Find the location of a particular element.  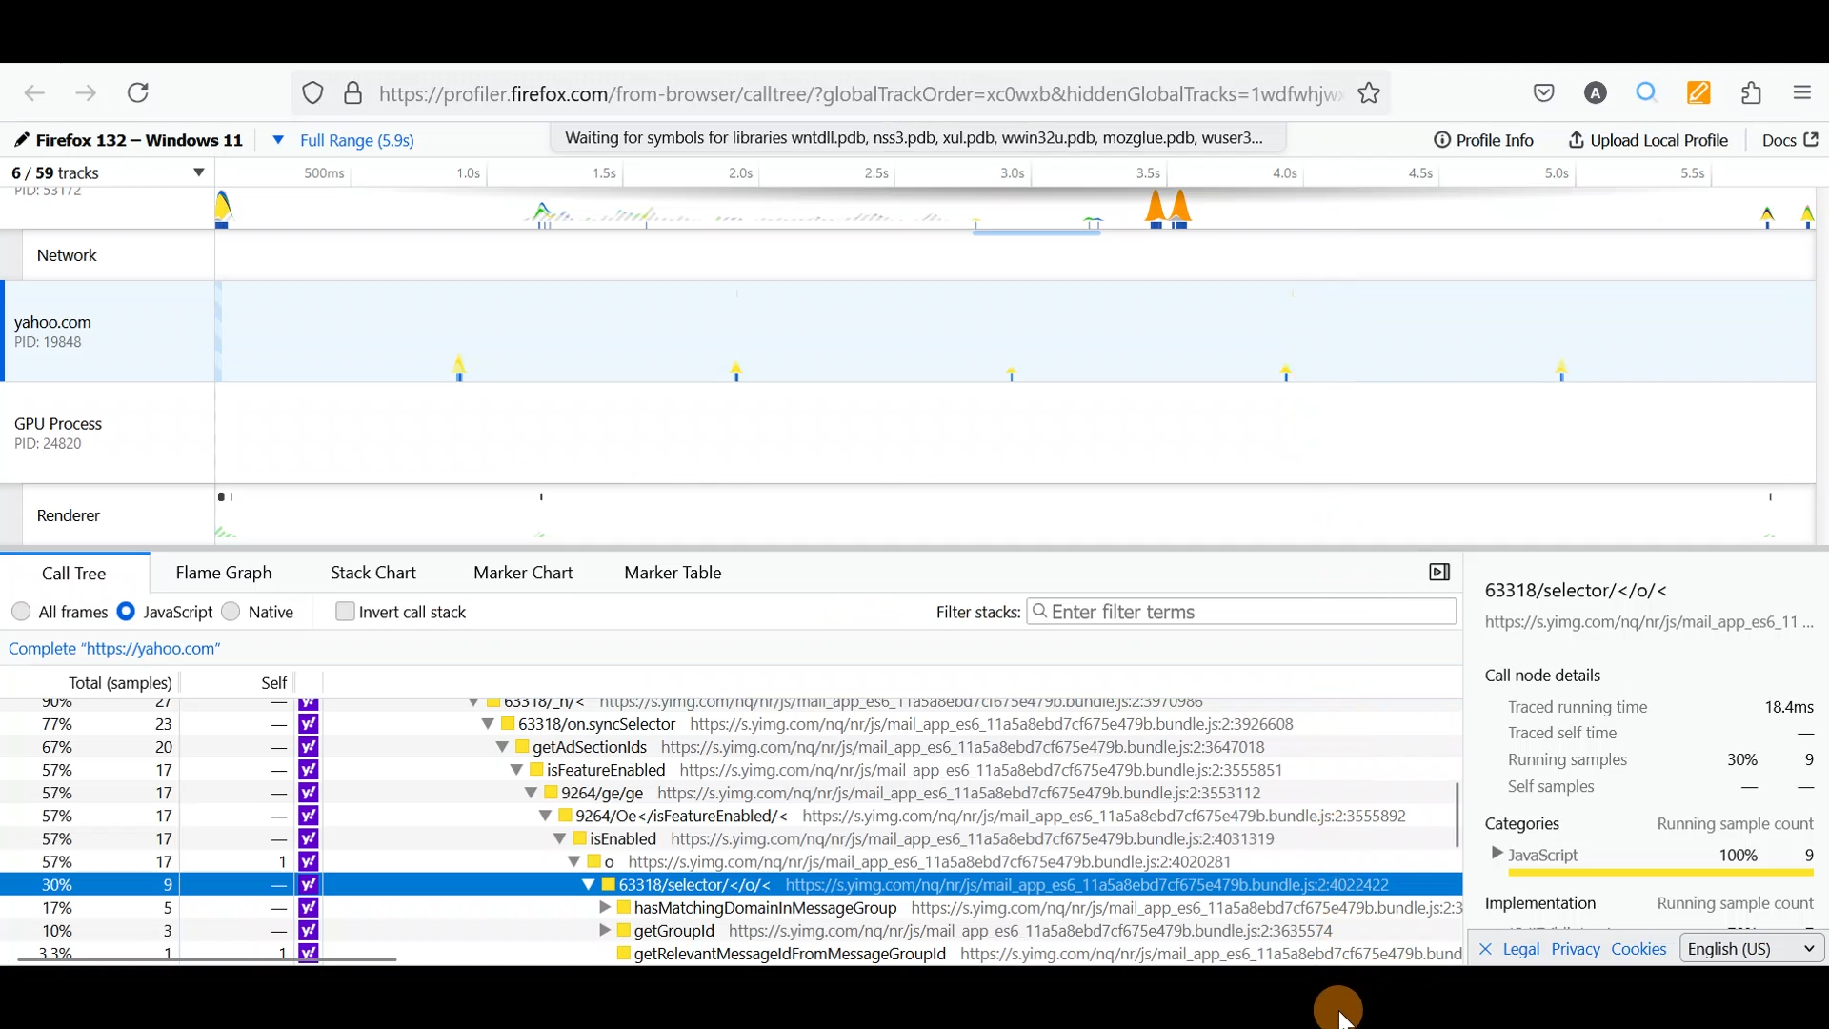

cursor is located at coordinates (1339, 1016).